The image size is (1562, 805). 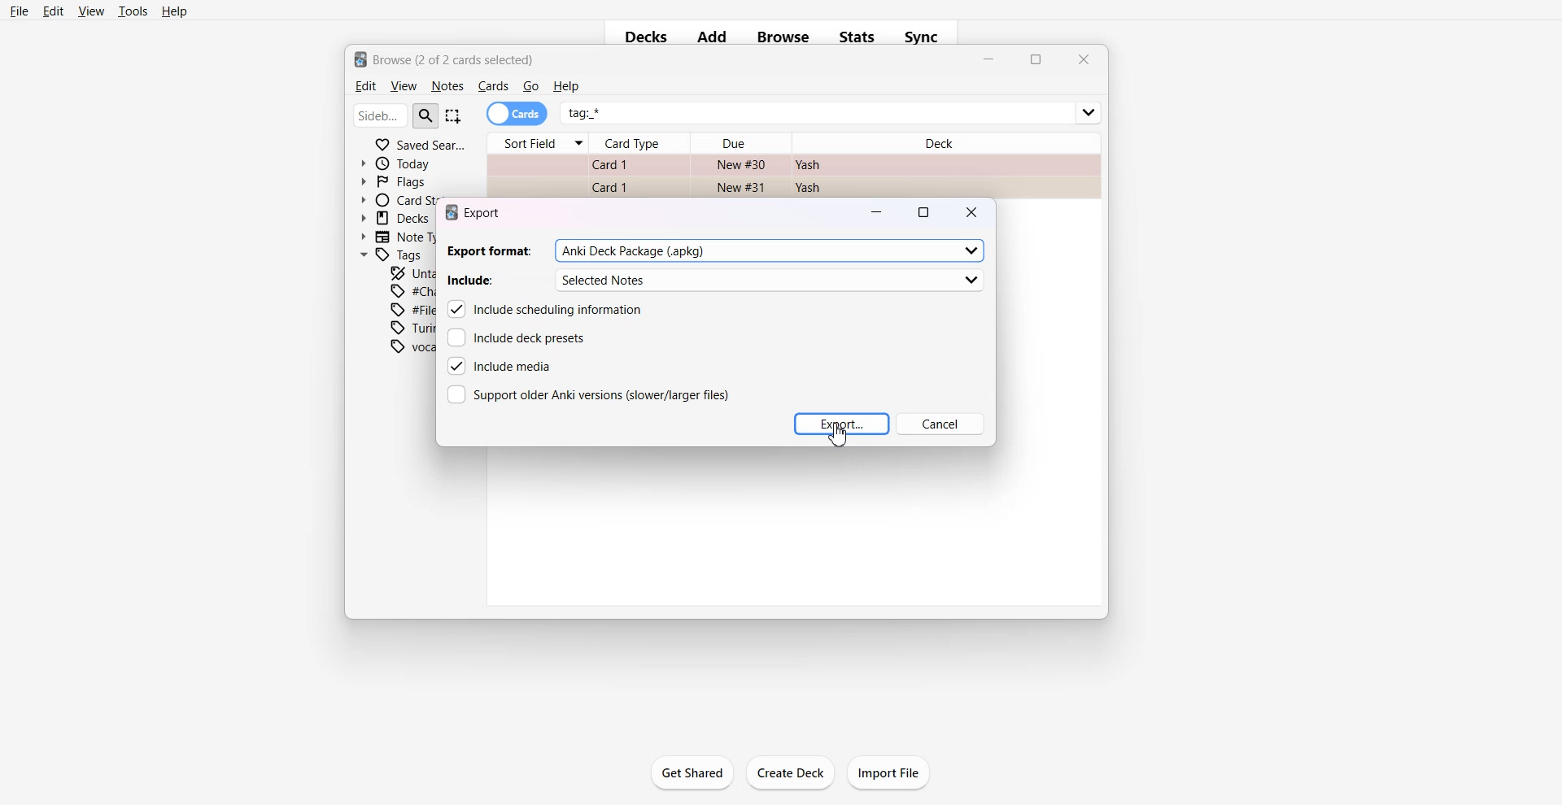 I want to click on Text, so click(x=478, y=212).